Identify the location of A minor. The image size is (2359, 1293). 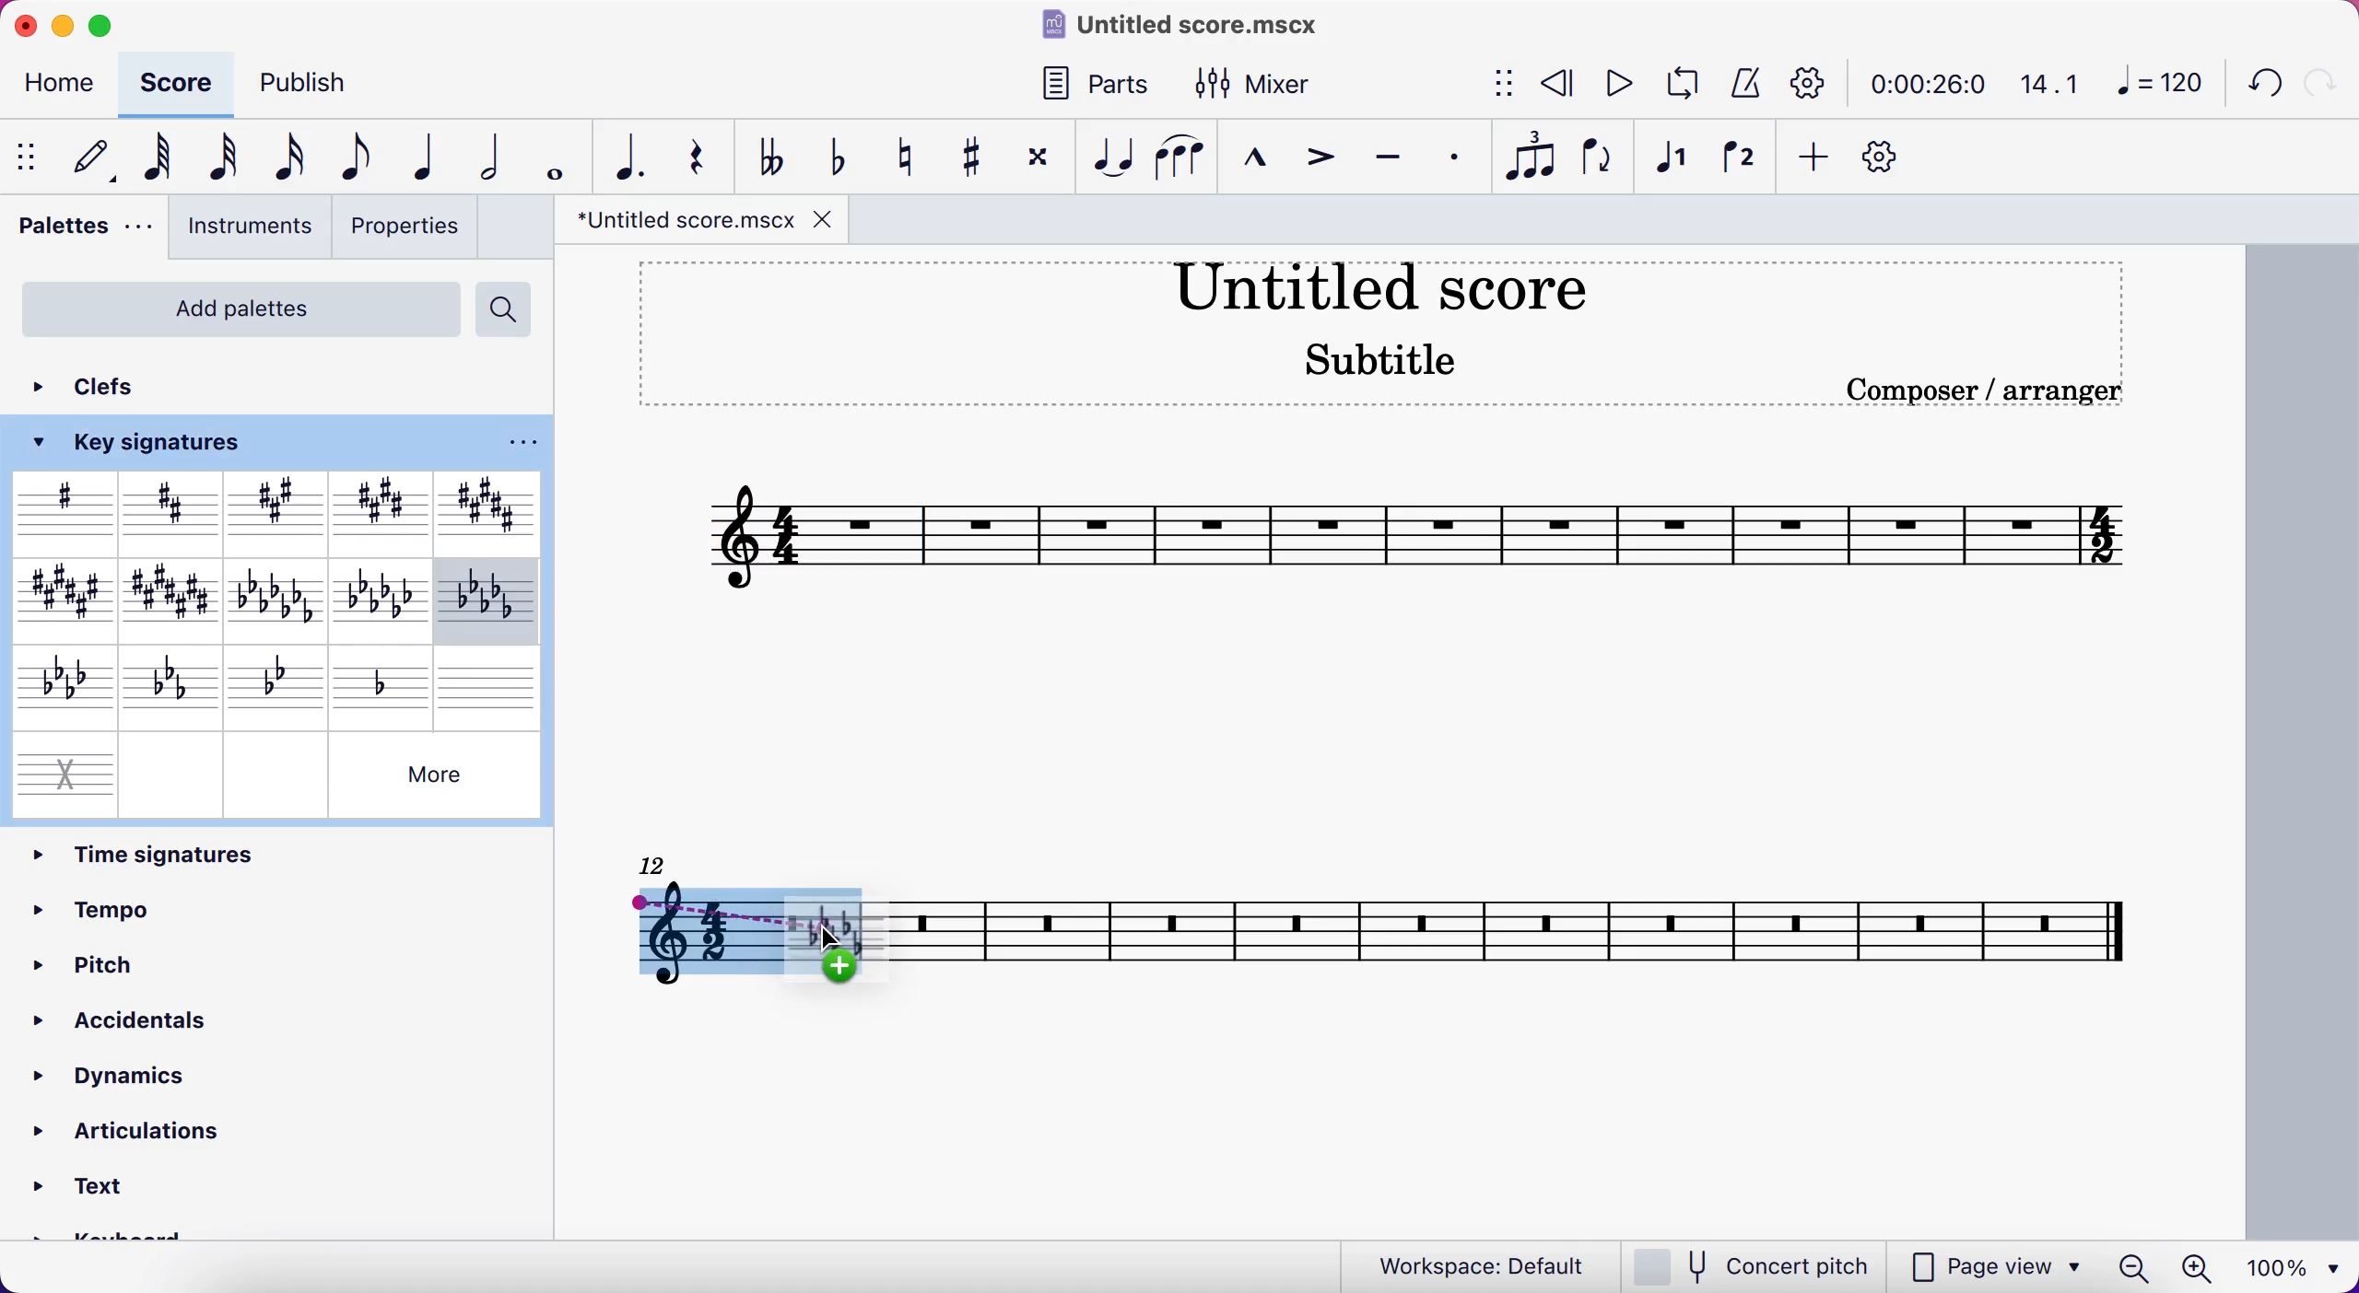
(279, 598).